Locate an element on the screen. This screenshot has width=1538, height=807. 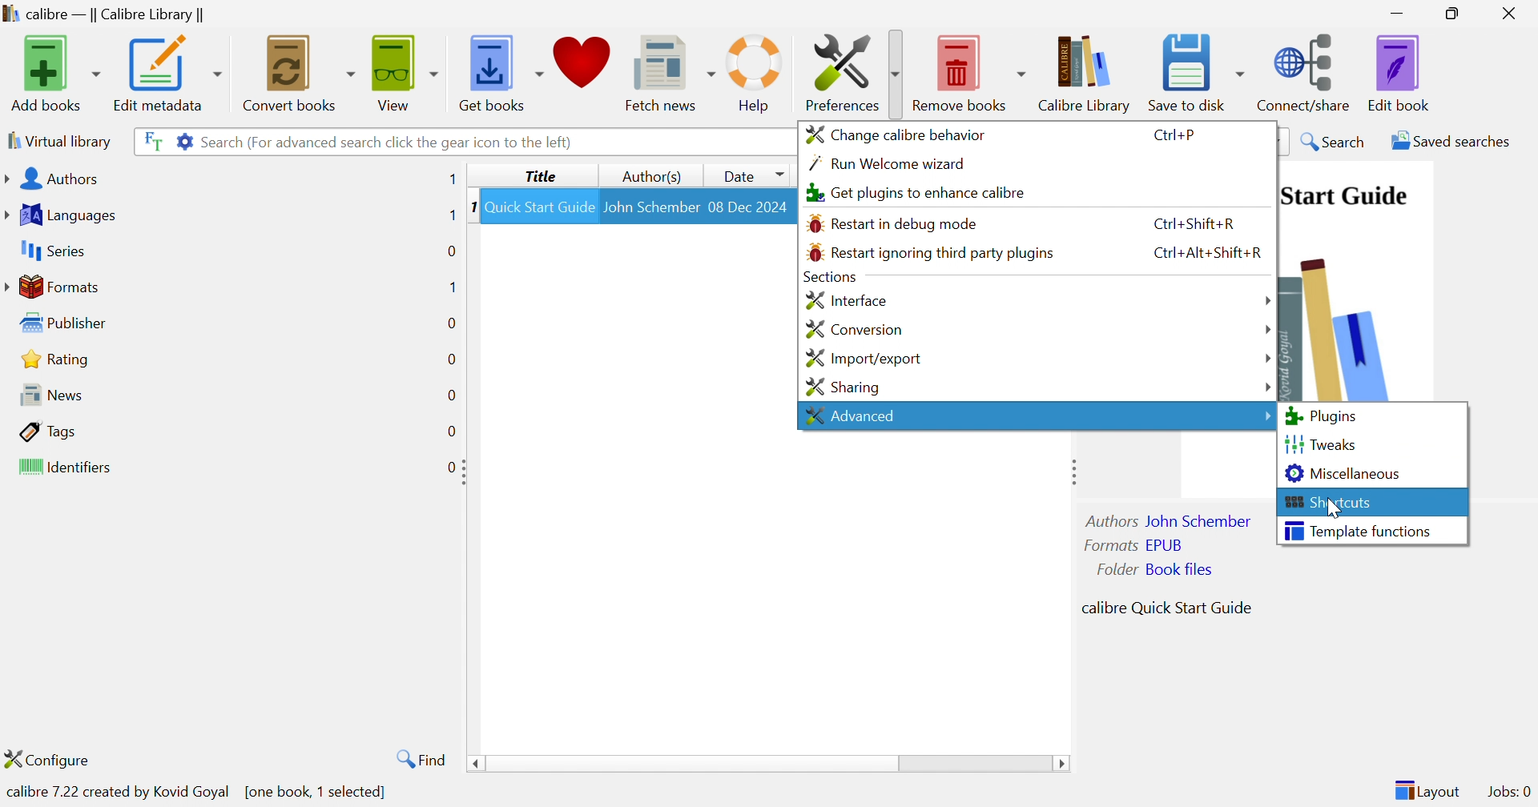
Authors is located at coordinates (55, 180).